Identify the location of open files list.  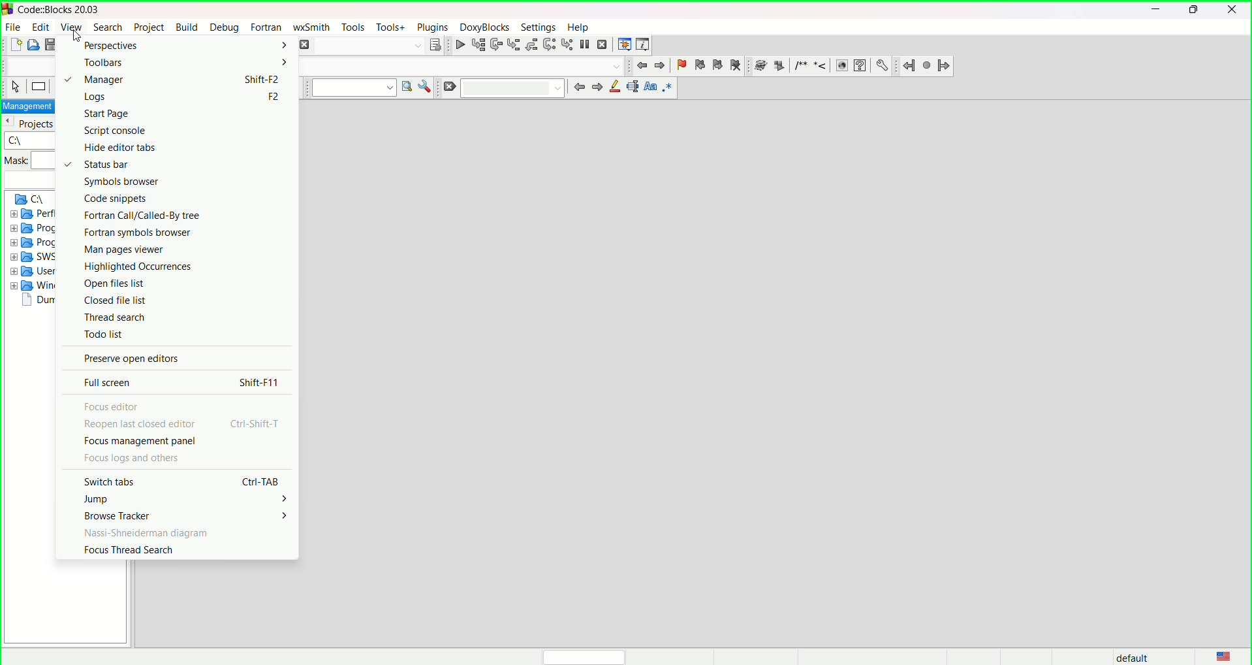
(115, 282).